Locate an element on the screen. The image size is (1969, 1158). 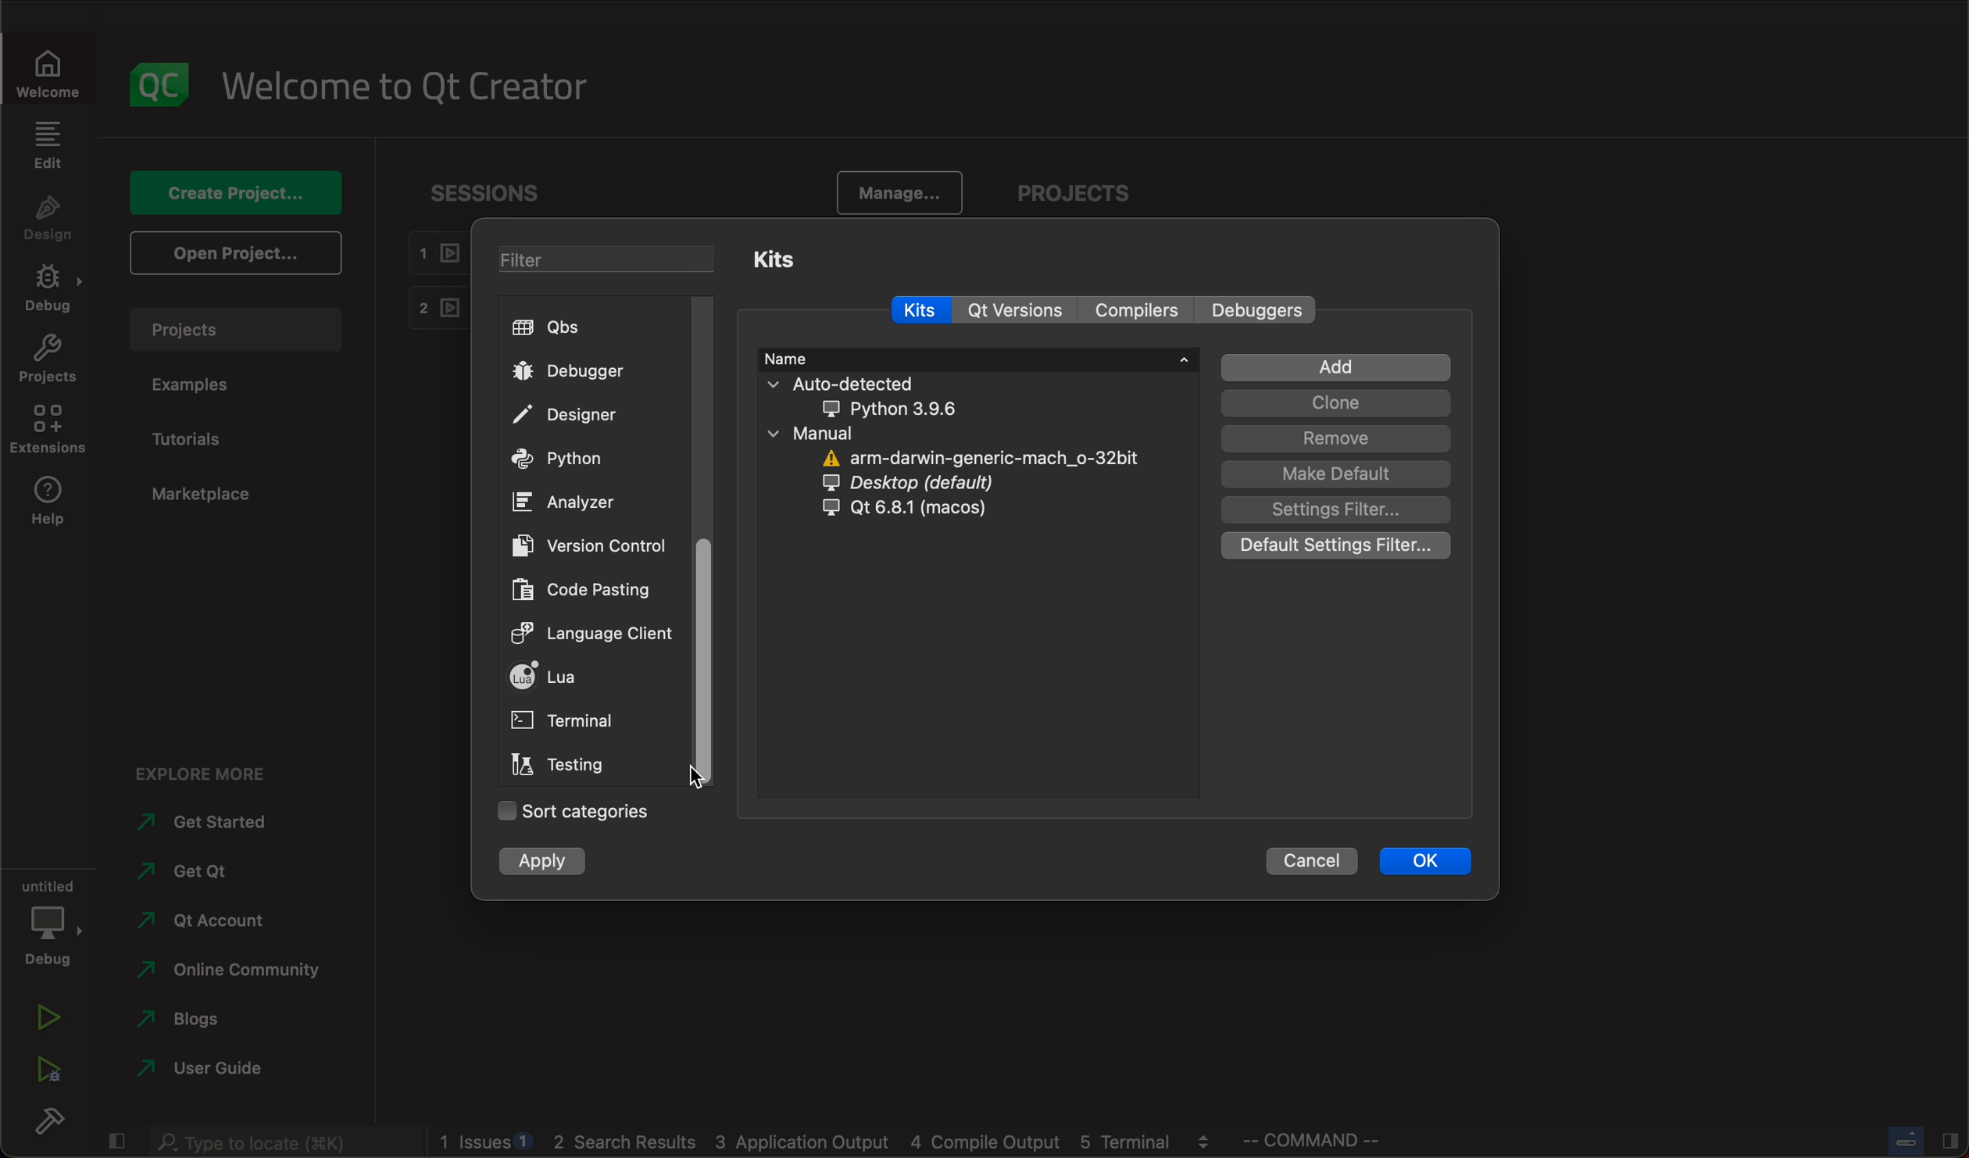
debug is located at coordinates (51, 920).